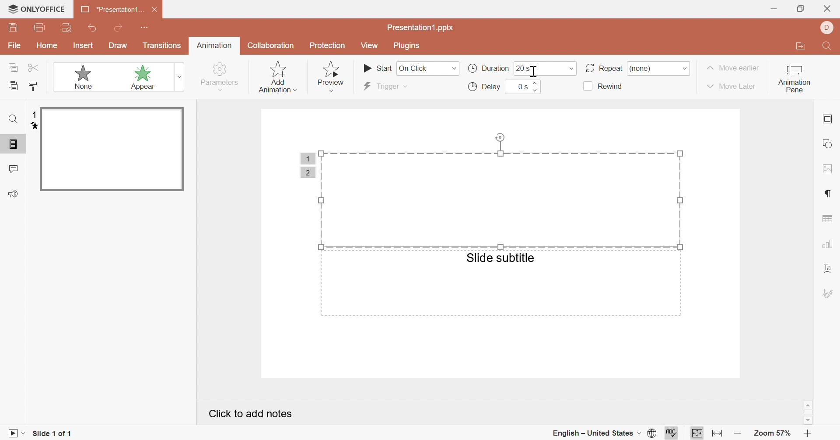  What do you see at coordinates (654, 434) in the screenshot?
I see `set document language` at bounding box center [654, 434].